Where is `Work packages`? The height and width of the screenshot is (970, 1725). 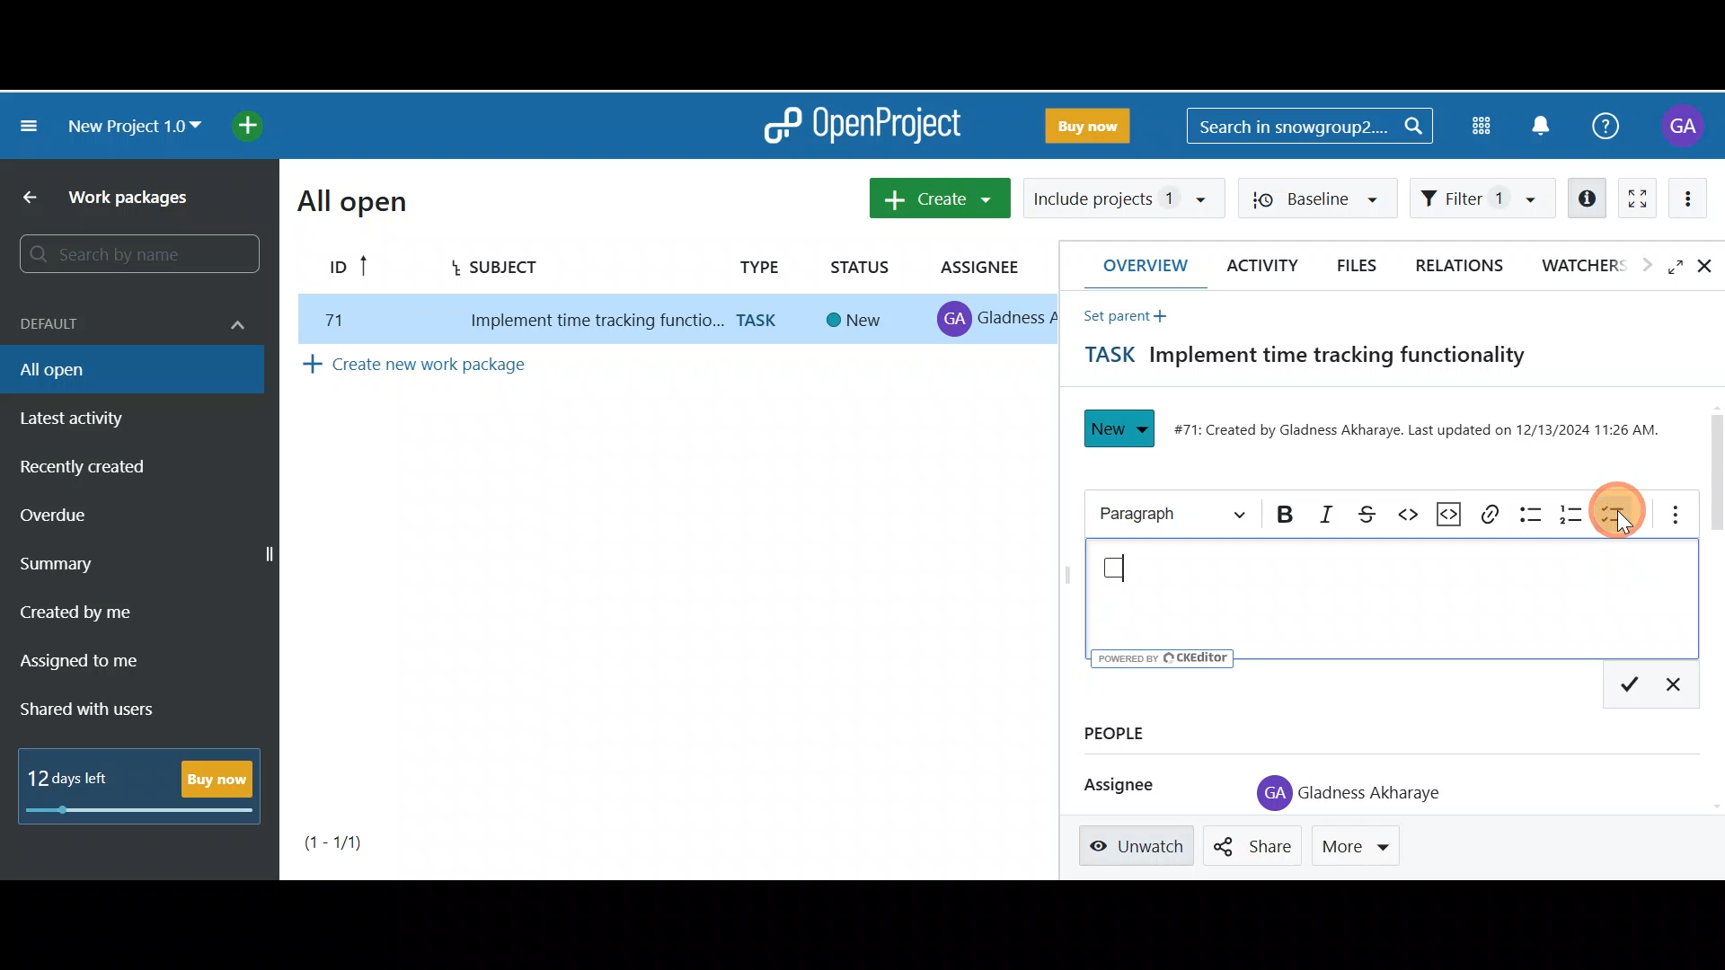
Work packages is located at coordinates (117, 197).